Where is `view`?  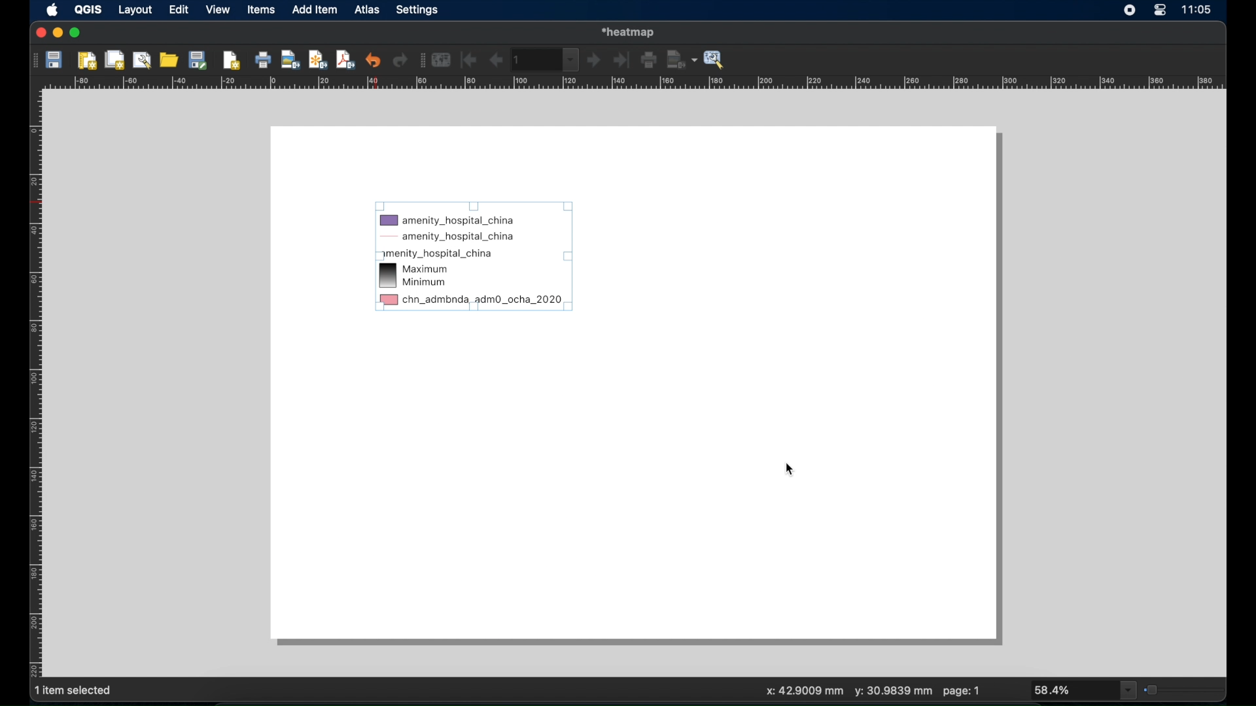
view is located at coordinates (217, 10).